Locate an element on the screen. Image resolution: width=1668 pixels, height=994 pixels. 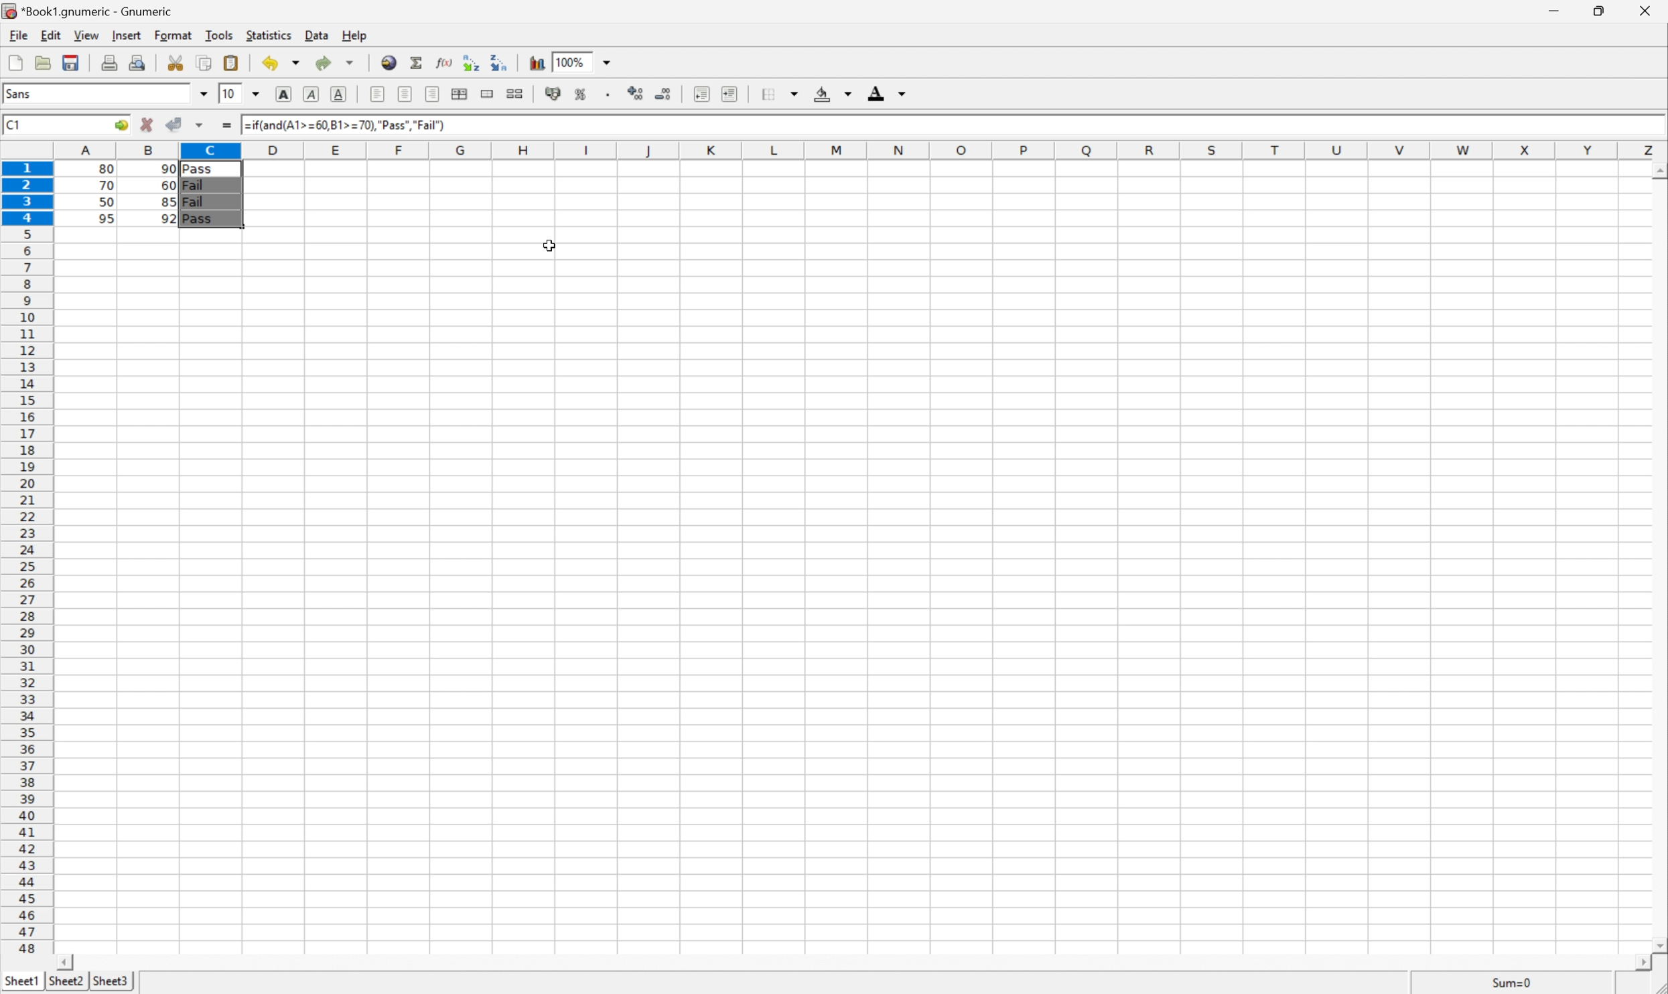
Help is located at coordinates (355, 36).